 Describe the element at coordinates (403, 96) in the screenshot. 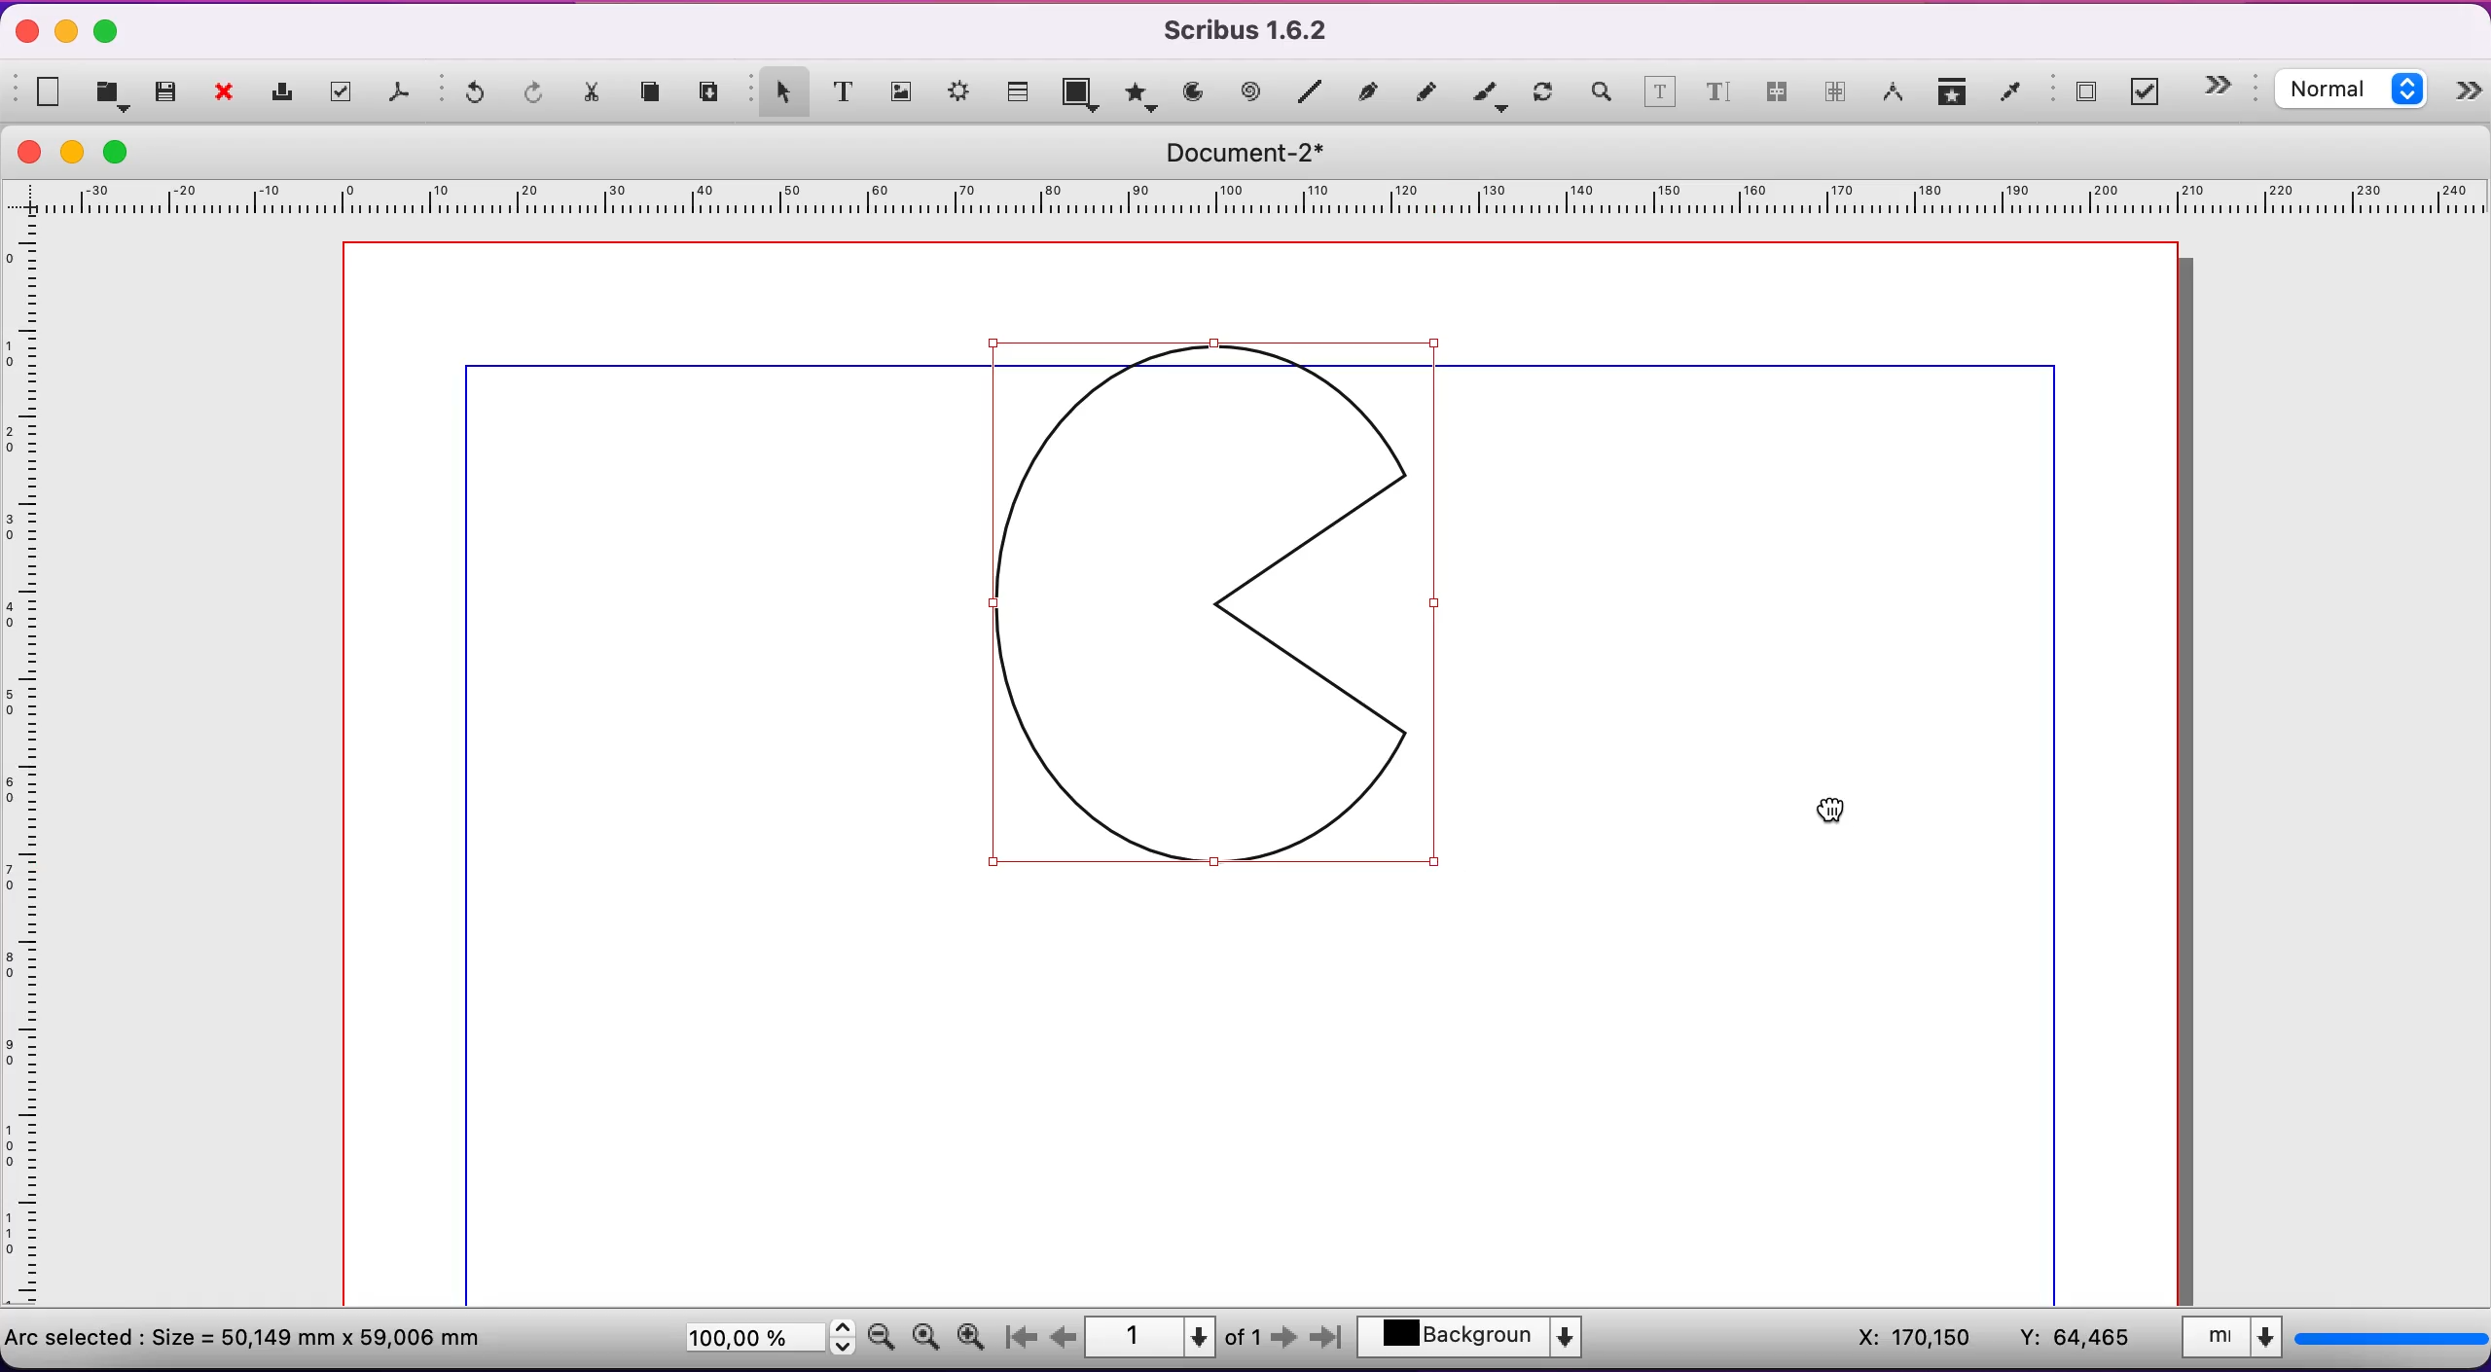

I see `export as pdf` at that location.